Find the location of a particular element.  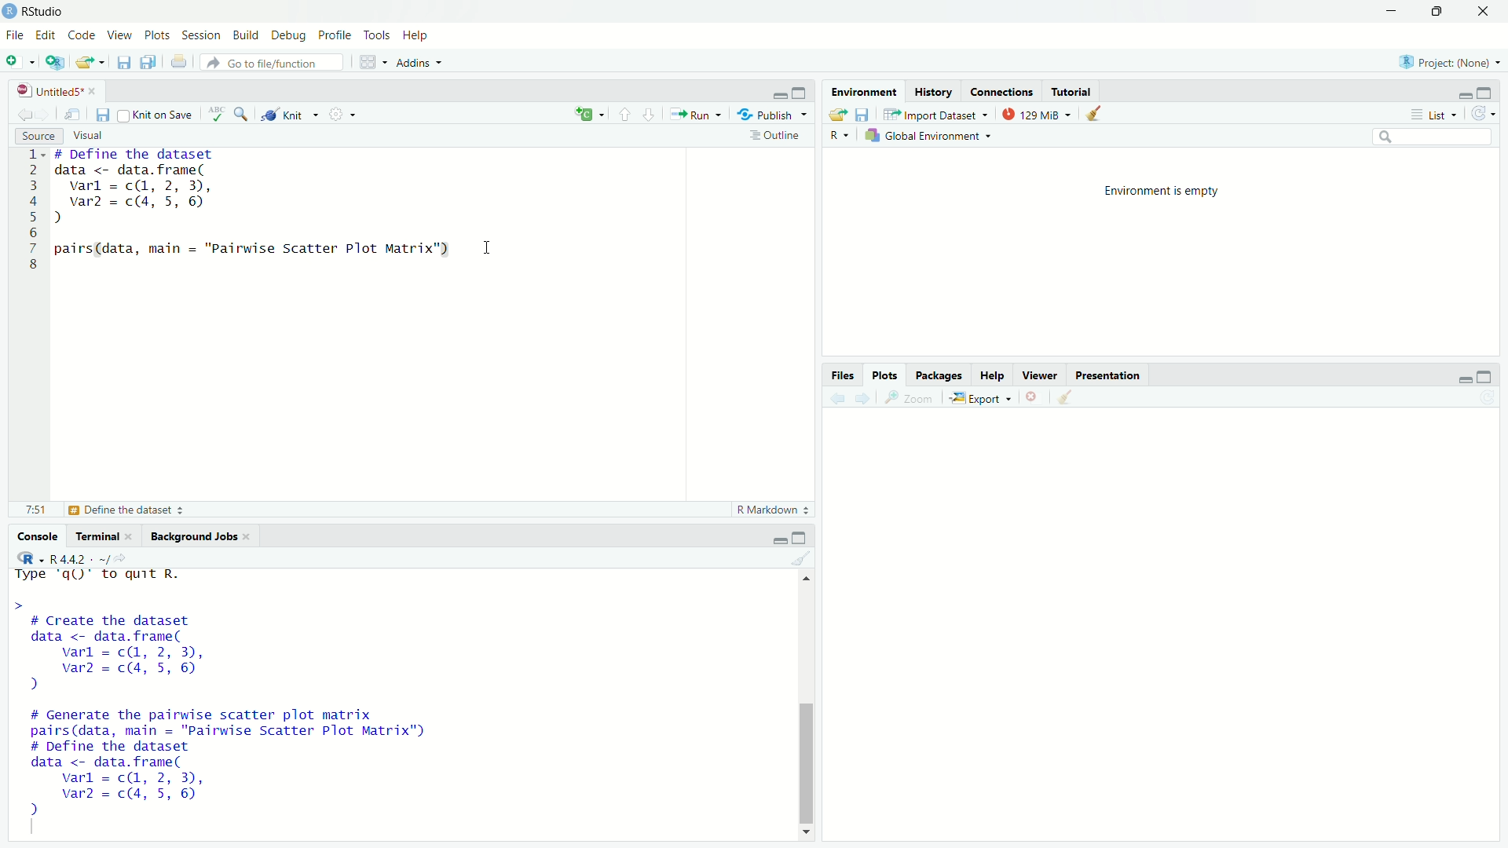

Minimize is located at coordinates (1392, 9).